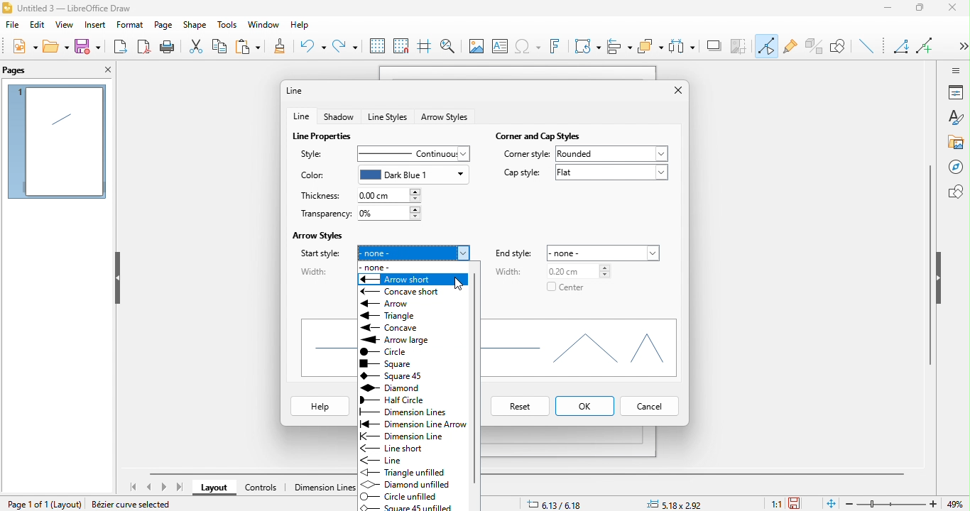 The image size is (970, 511). Describe the element at coordinates (405, 412) in the screenshot. I see `dimension lines` at that location.